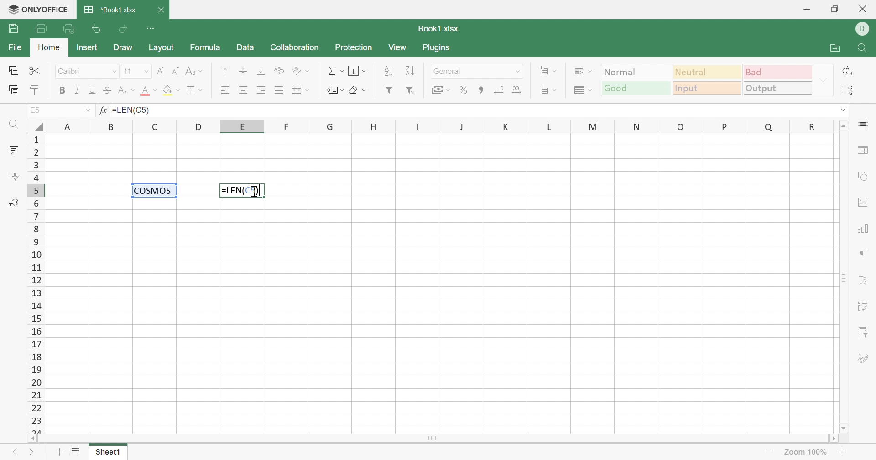  Describe the element at coordinates (94, 90) in the screenshot. I see `Underline` at that location.